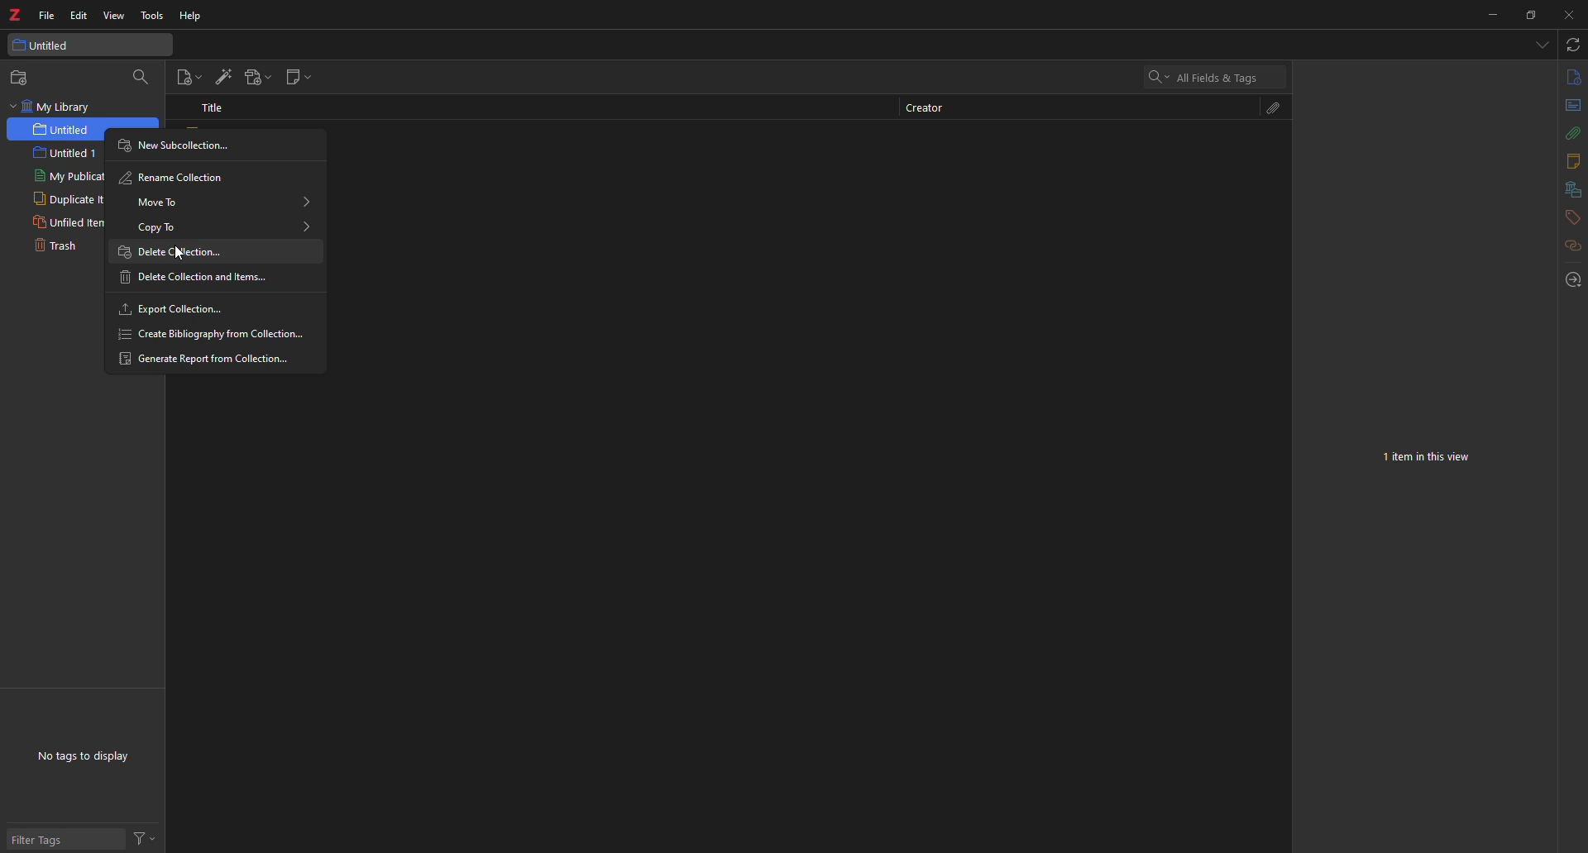 This screenshot has height=853, width=1588. What do you see at coordinates (91, 754) in the screenshot?
I see `no tags` at bounding box center [91, 754].